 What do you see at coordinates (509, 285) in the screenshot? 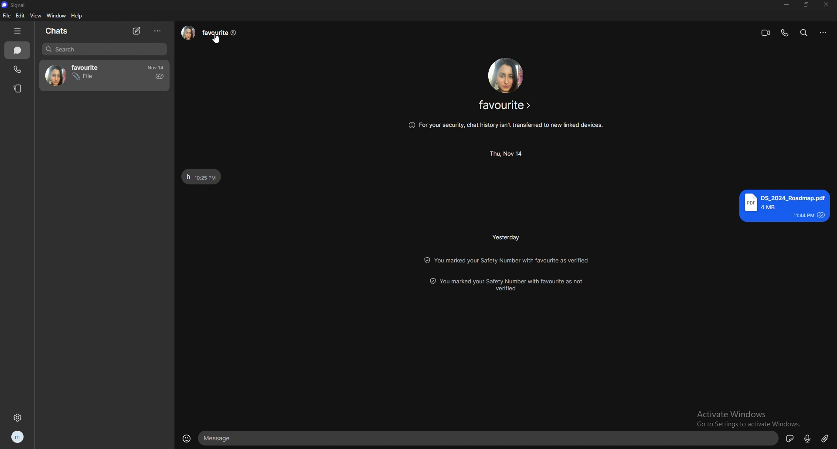
I see `update` at bounding box center [509, 285].